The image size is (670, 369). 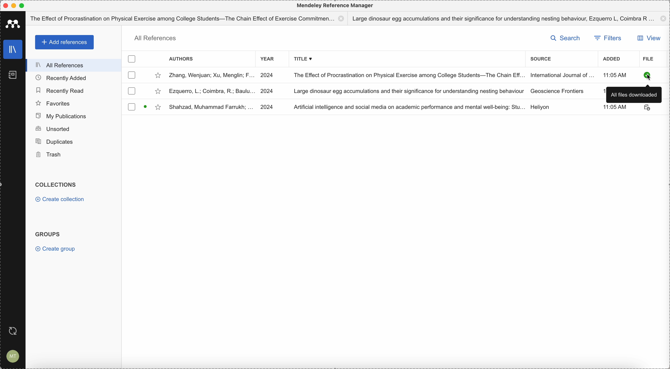 I want to click on maximize, so click(x=22, y=6).